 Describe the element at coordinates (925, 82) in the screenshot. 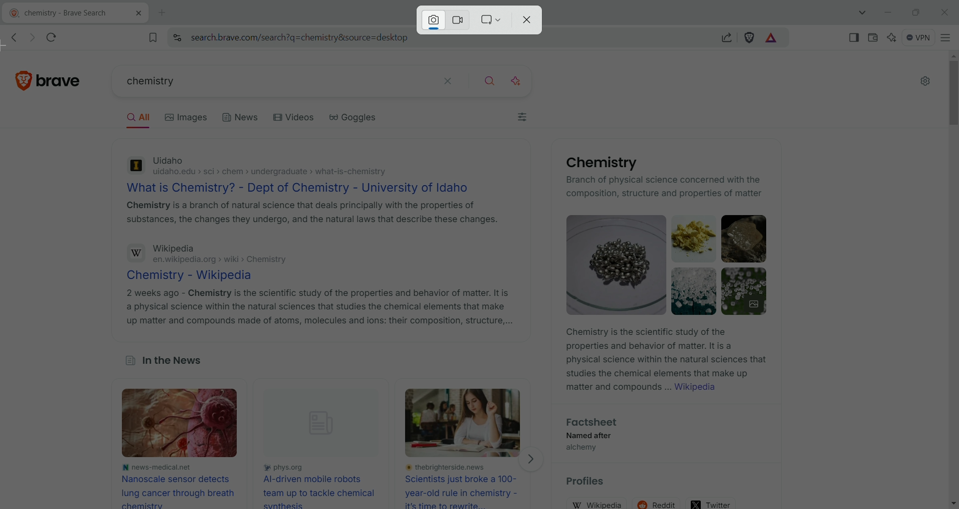

I see `quick settings` at that location.